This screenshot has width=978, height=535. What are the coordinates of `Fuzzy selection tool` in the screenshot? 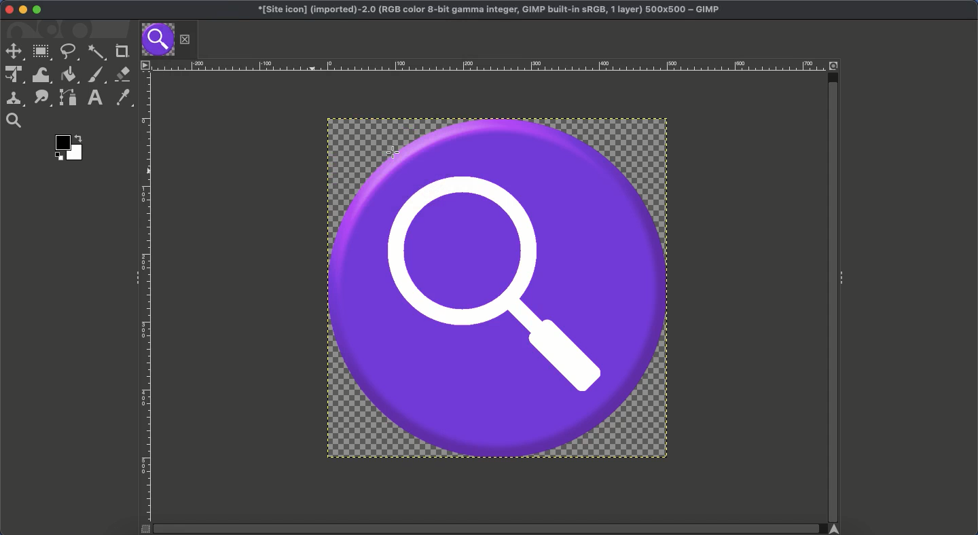 It's located at (97, 54).